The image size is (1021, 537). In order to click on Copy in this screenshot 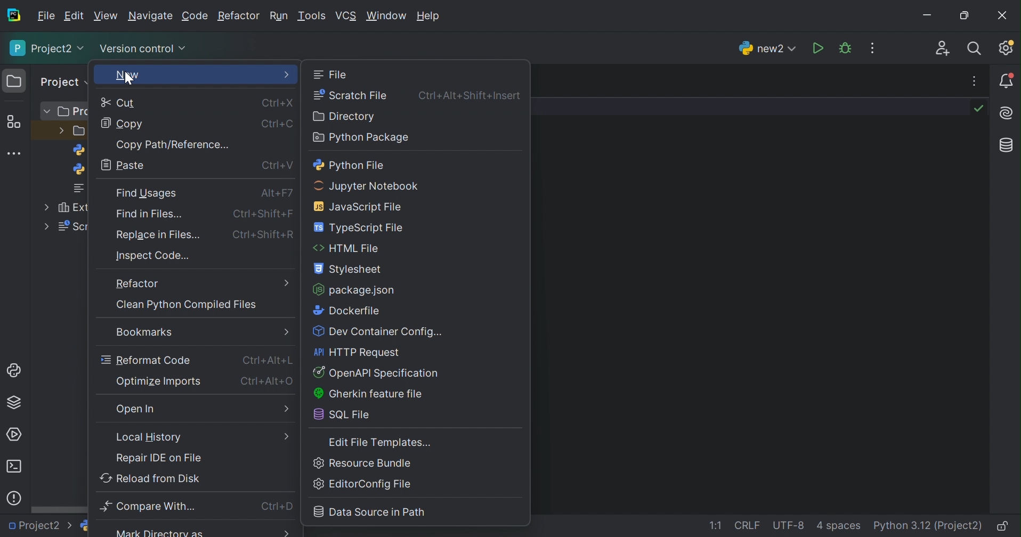, I will do `click(123, 125)`.